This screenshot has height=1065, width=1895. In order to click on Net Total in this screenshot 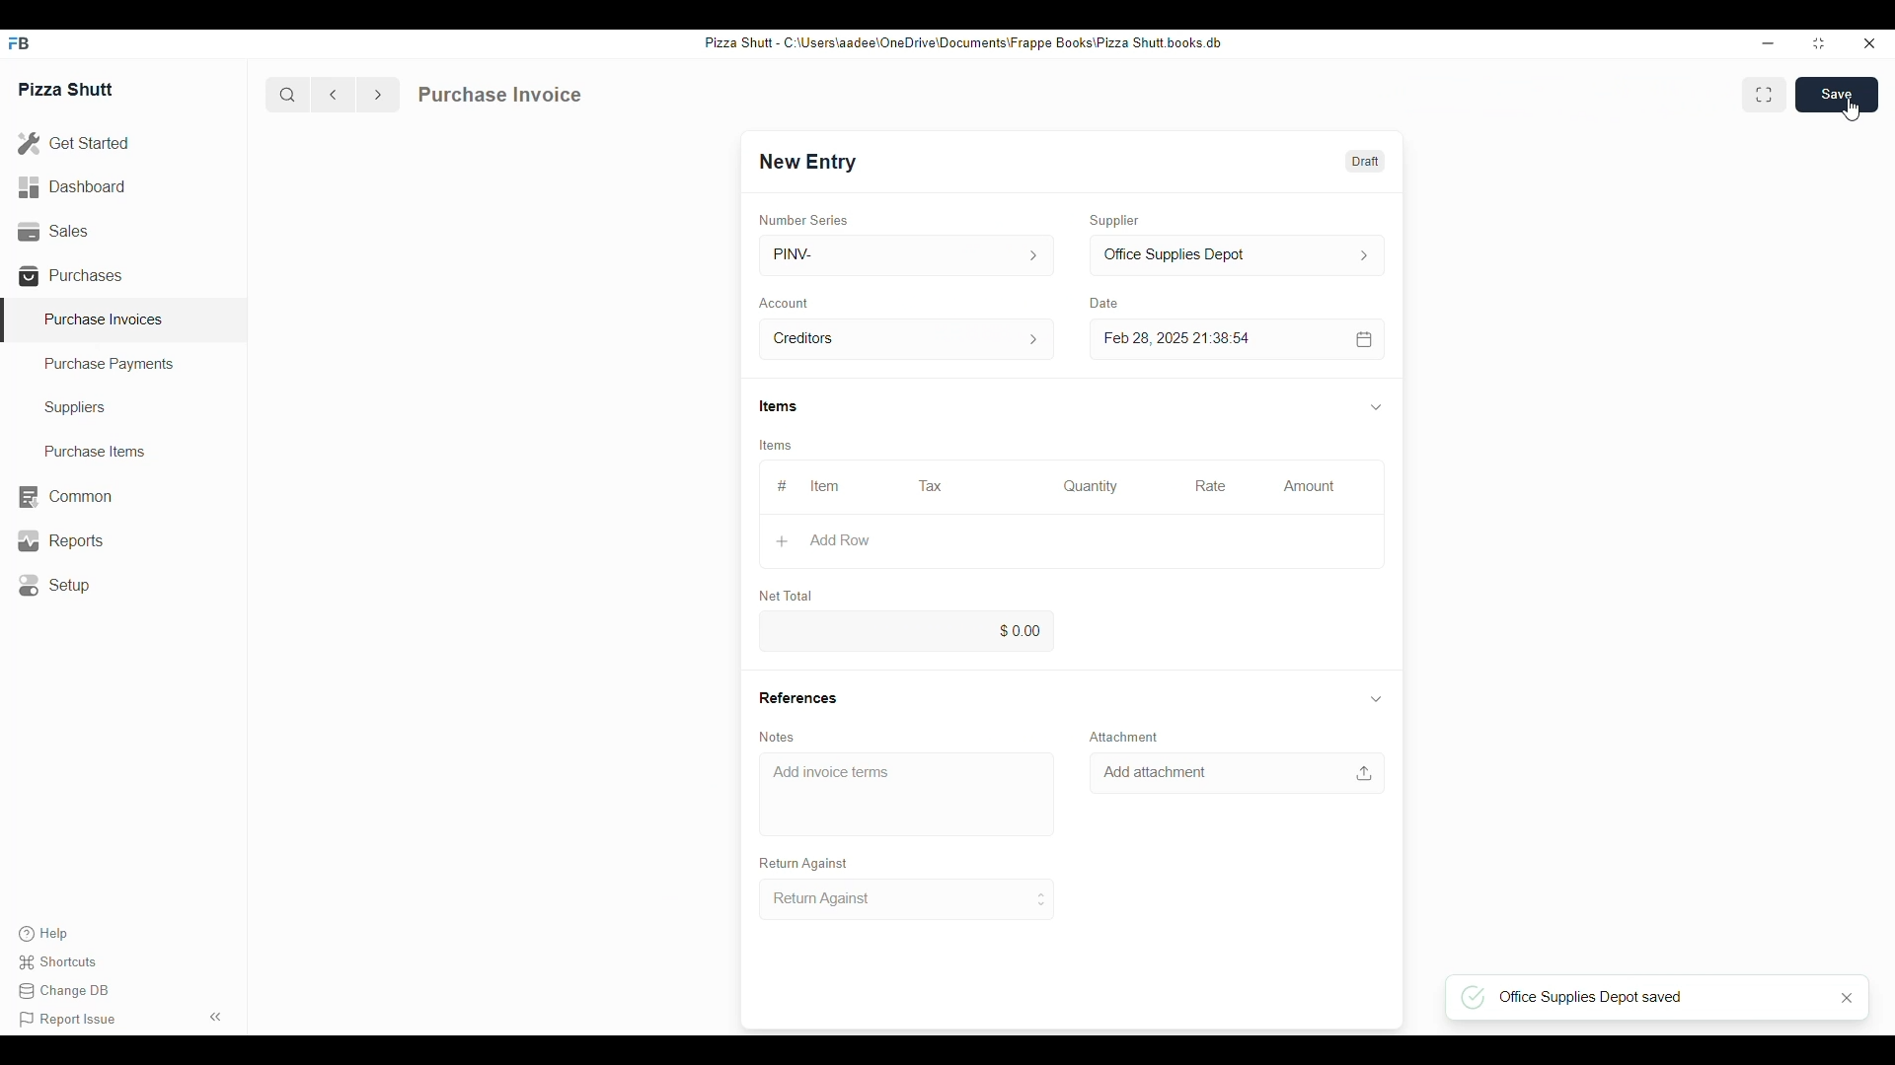, I will do `click(788, 597)`.